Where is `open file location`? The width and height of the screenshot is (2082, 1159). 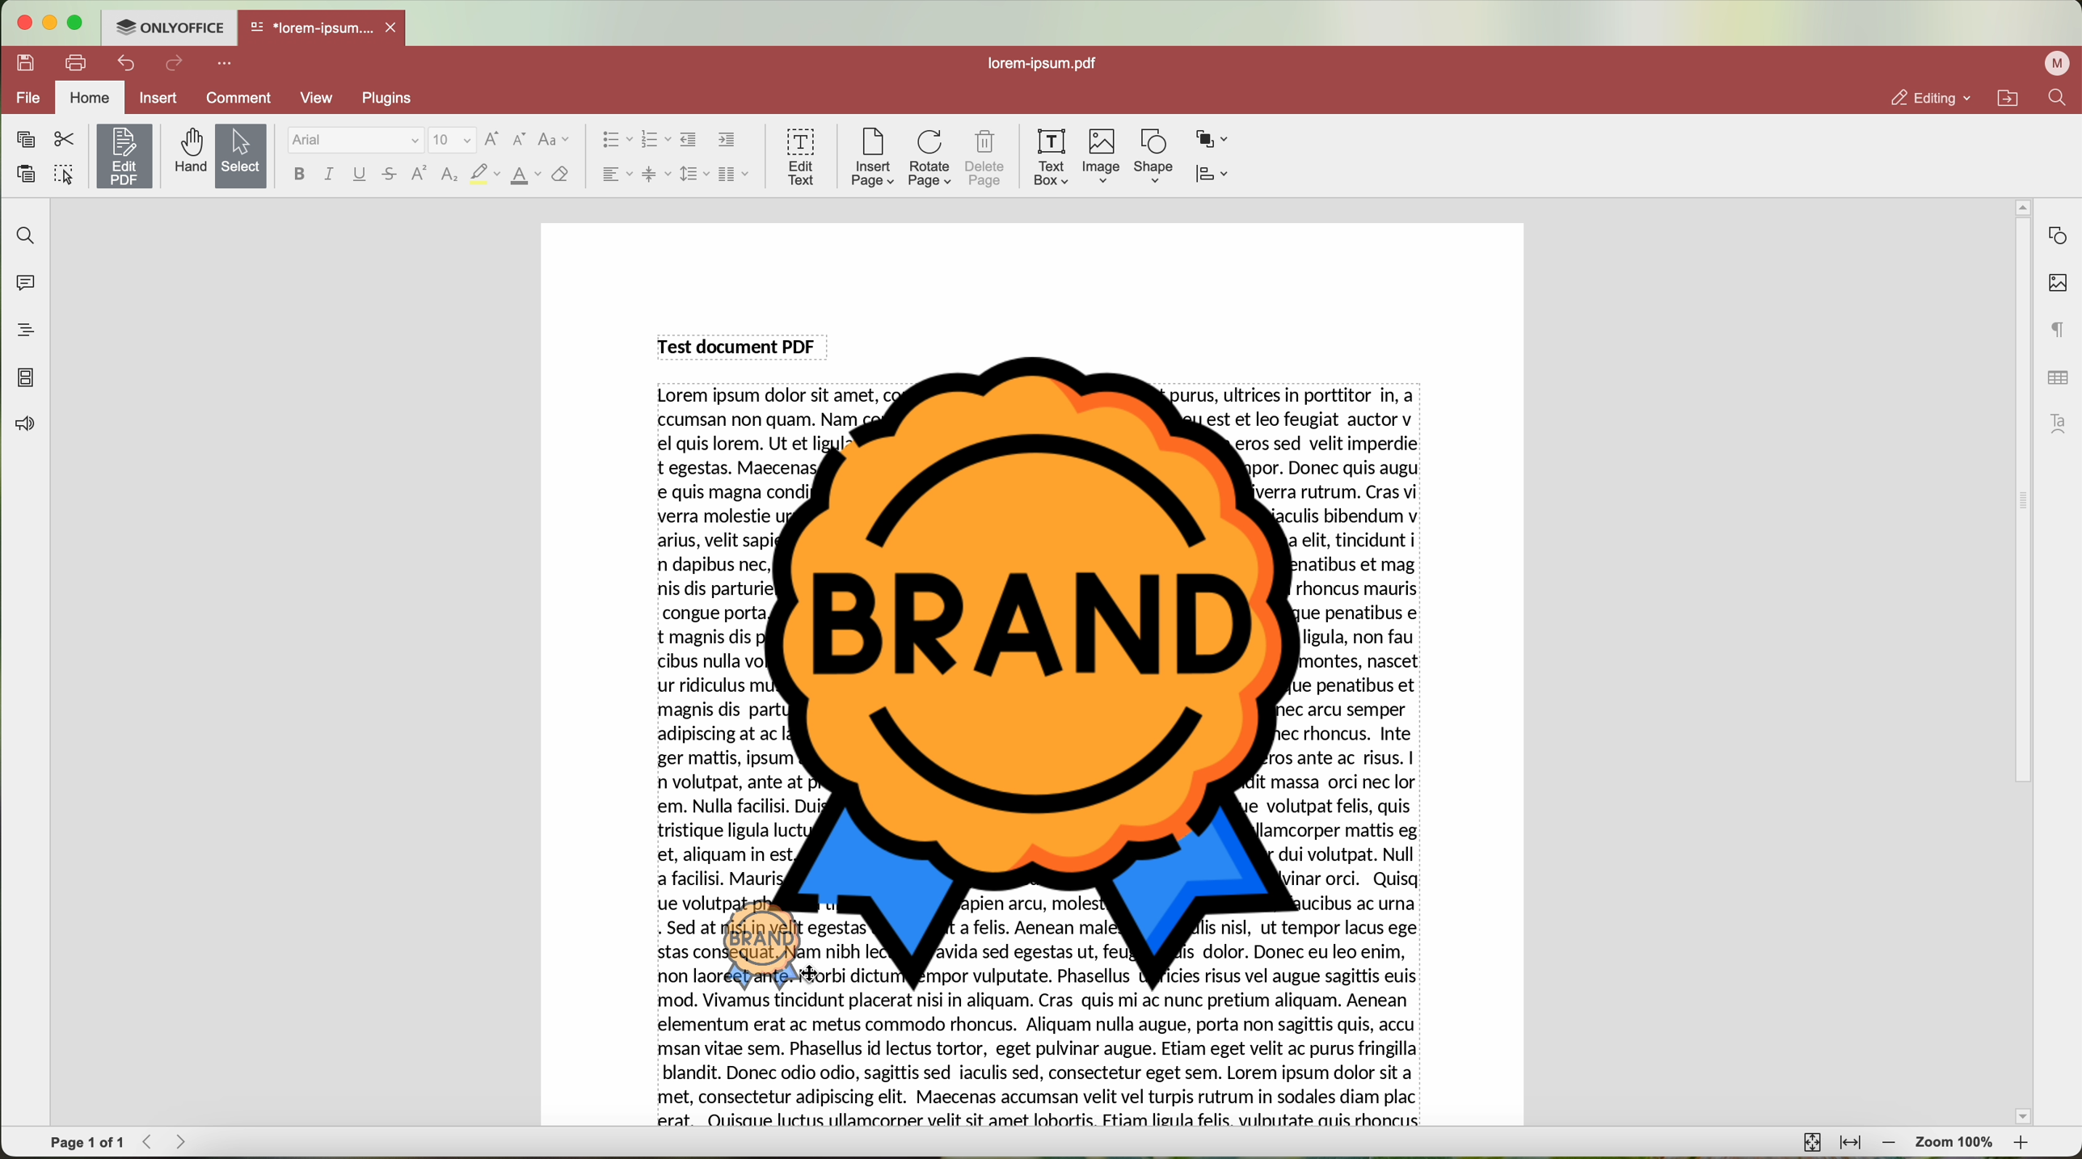 open file location is located at coordinates (2012, 99).